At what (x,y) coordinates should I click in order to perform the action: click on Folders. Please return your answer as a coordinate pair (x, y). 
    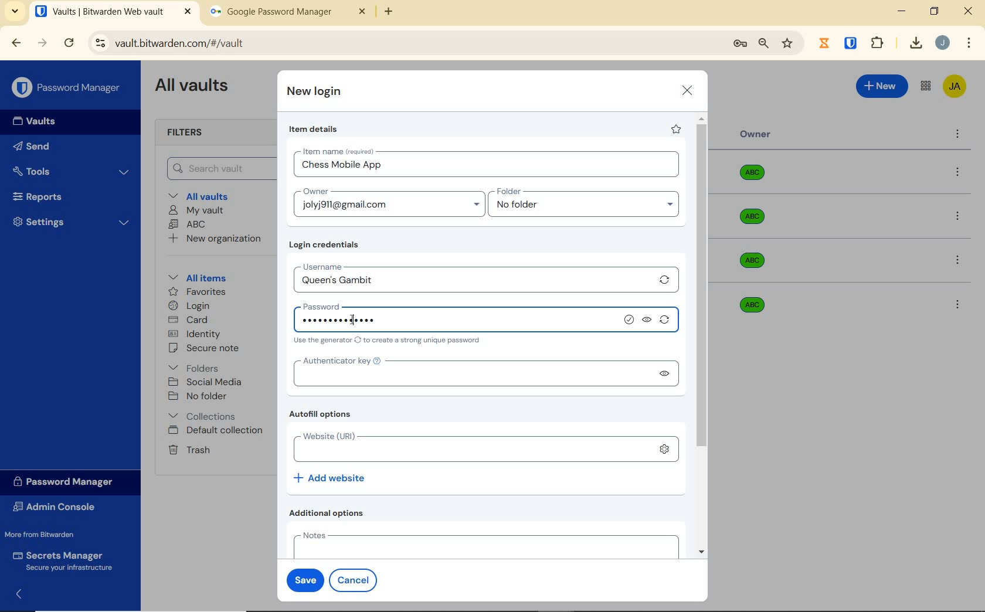
    Looking at the image, I should click on (196, 366).